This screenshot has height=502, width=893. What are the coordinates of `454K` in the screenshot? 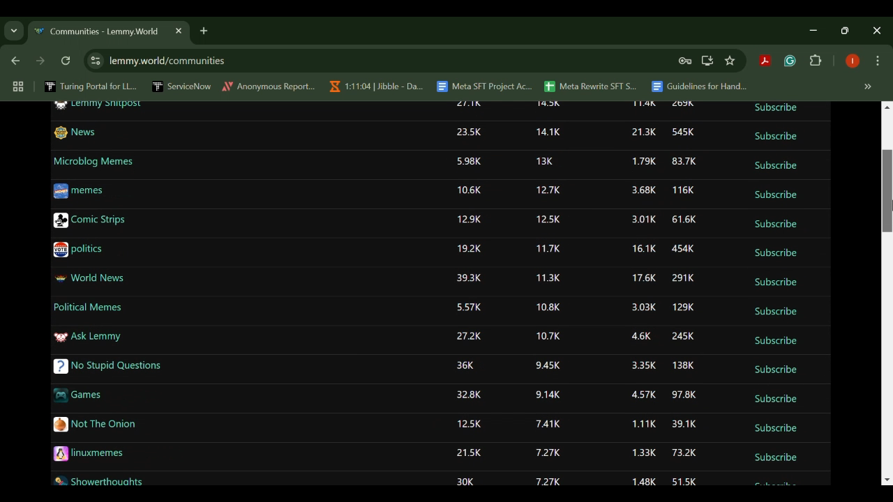 It's located at (684, 250).